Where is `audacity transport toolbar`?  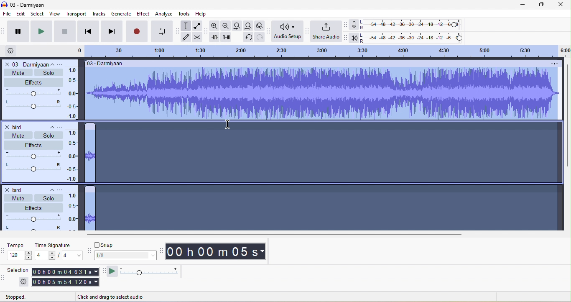 audacity transport toolbar is located at coordinates (4, 31).